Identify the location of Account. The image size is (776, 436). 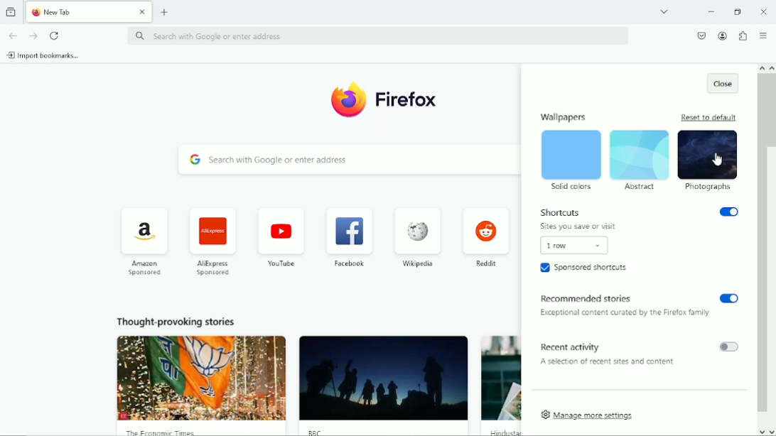
(723, 35).